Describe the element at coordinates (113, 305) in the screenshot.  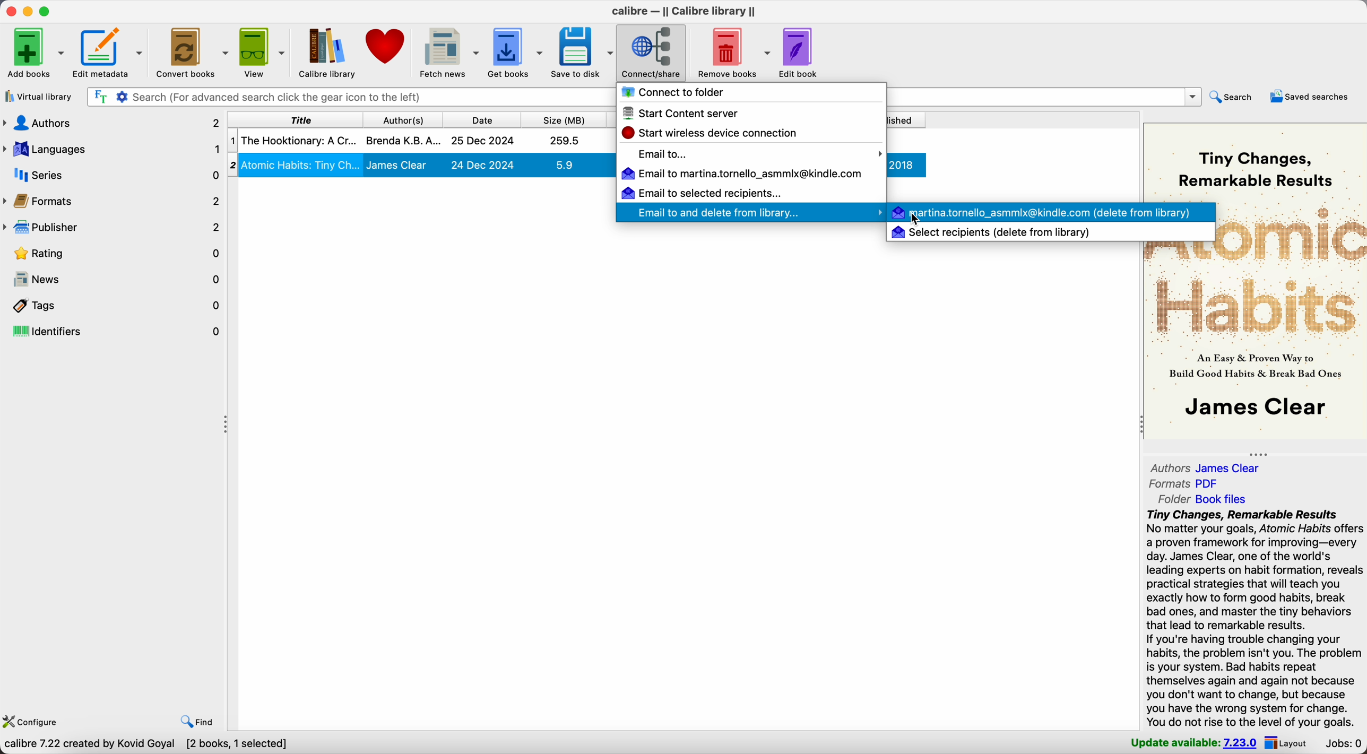
I see `tags` at that location.